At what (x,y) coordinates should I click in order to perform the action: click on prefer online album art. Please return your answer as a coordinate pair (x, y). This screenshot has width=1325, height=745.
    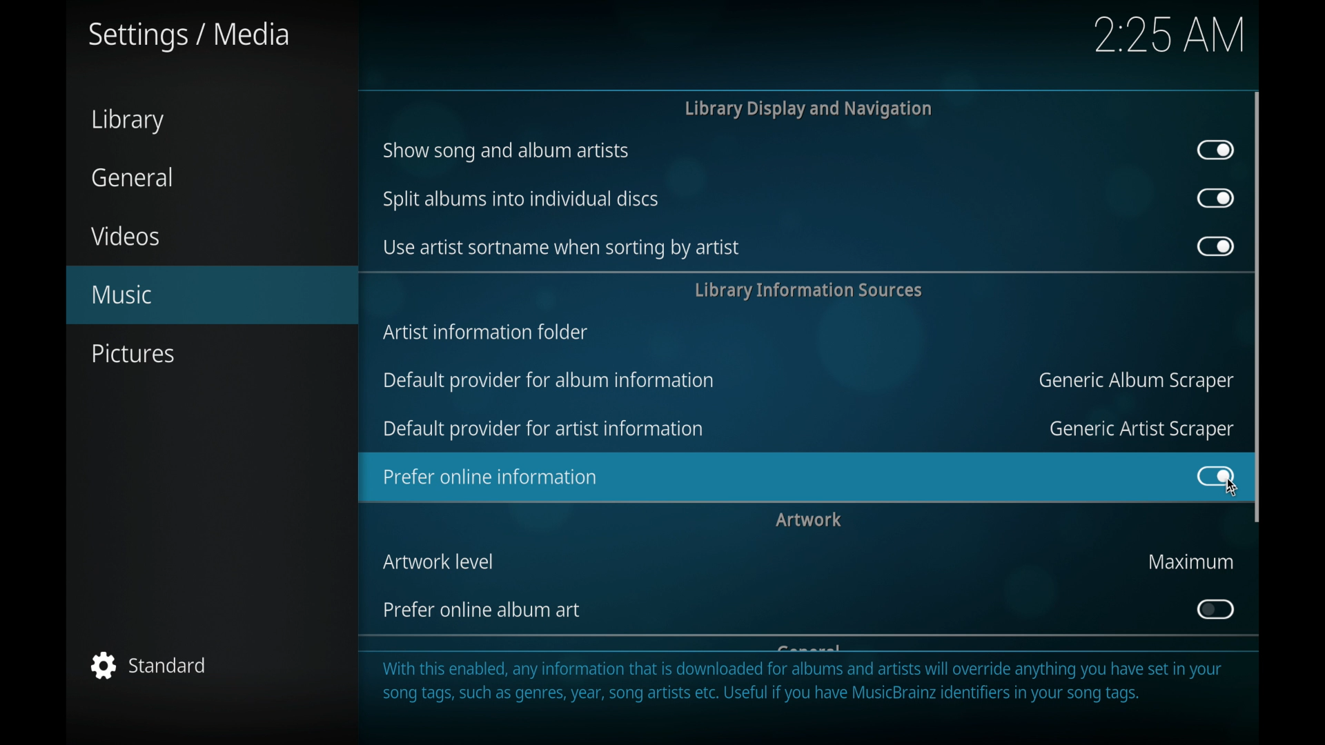
    Looking at the image, I should click on (480, 610).